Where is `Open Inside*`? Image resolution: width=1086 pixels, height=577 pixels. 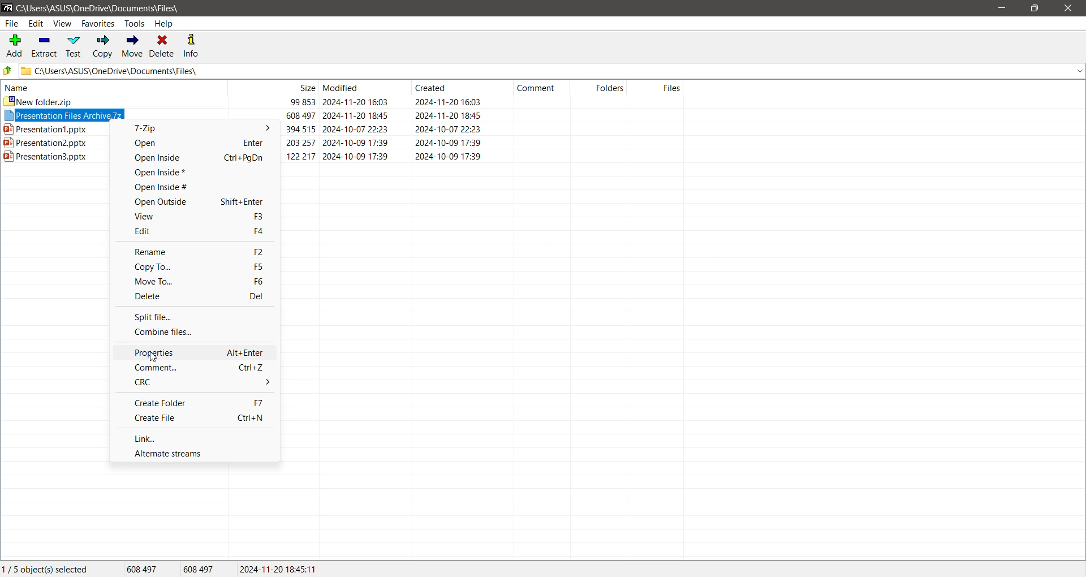 Open Inside* is located at coordinates (167, 173).